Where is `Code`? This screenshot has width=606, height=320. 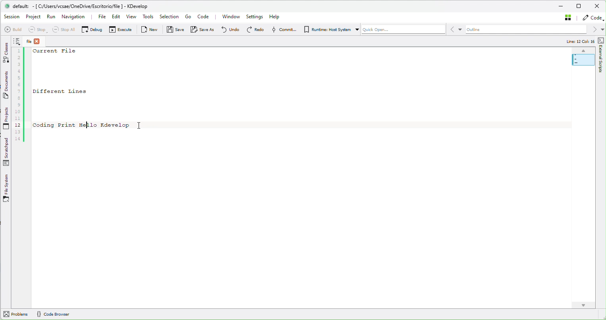 Code is located at coordinates (592, 18).